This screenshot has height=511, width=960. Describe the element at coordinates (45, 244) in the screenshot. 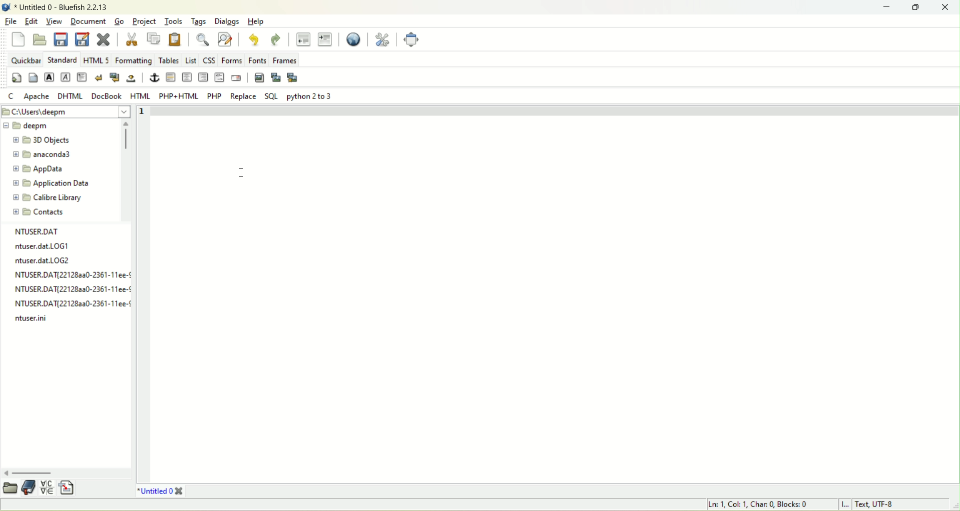

I see `ntuser.dat.LOG1` at that location.